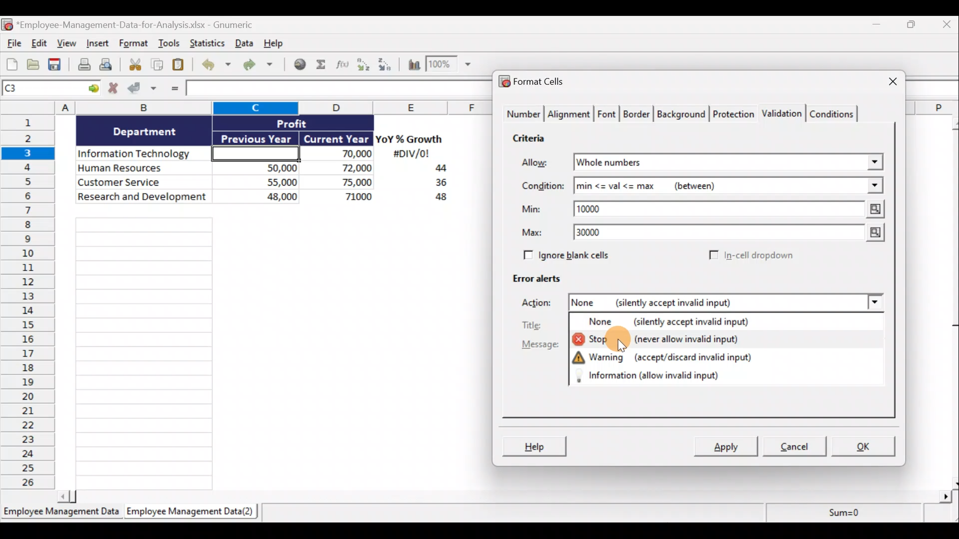  Describe the element at coordinates (42, 89) in the screenshot. I see `Cell name C1` at that location.